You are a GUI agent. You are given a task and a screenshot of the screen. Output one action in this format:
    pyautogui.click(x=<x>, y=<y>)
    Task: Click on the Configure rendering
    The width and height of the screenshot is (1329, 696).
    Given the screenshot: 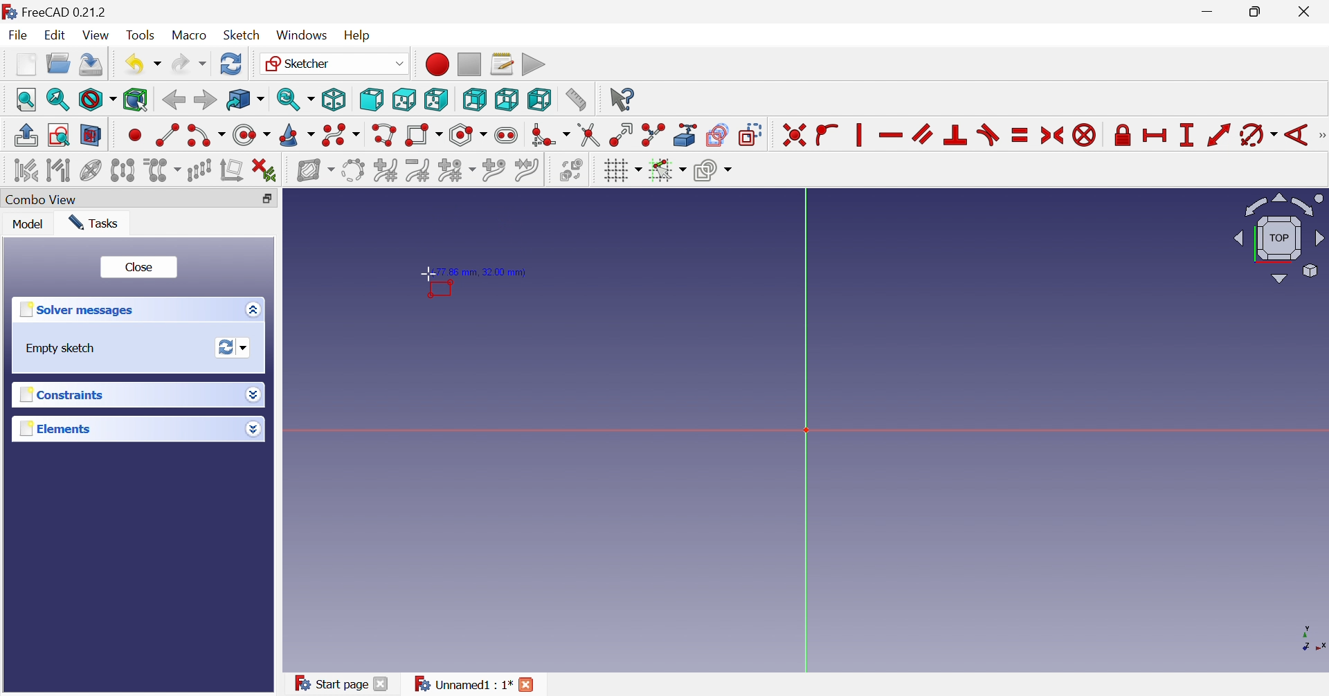 What is the action you would take?
    pyautogui.click(x=713, y=172)
    